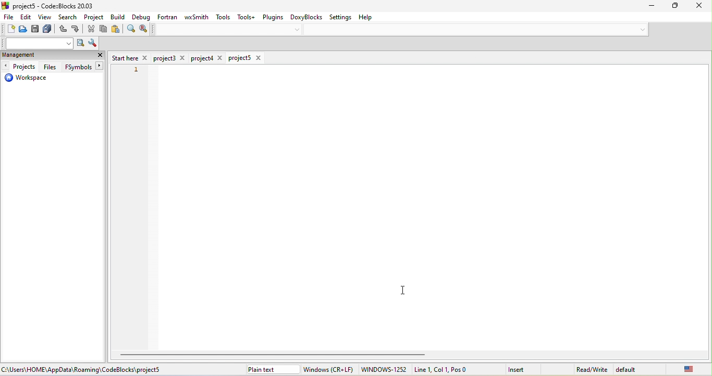  What do you see at coordinates (27, 18) in the screenshot?
I see `edit` at bounding box center [27, 18].